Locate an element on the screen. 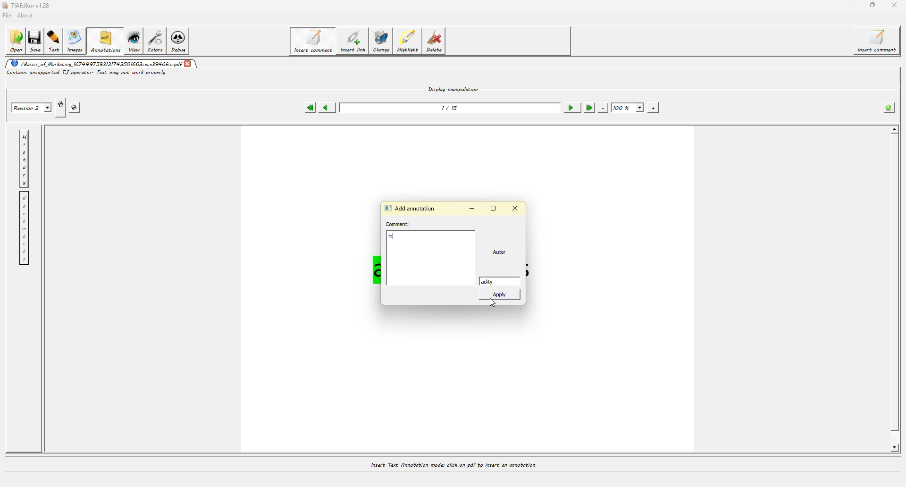 The width and height of the screenshot is (906, 487). saves this revision is located at coordinates (77, 108).